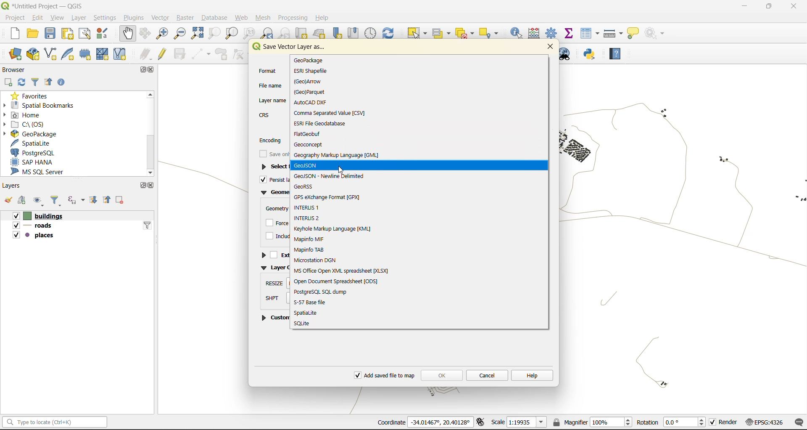  Describe the element at coordinates (371, 33) in the screenshot. I see `control panel` at that location.